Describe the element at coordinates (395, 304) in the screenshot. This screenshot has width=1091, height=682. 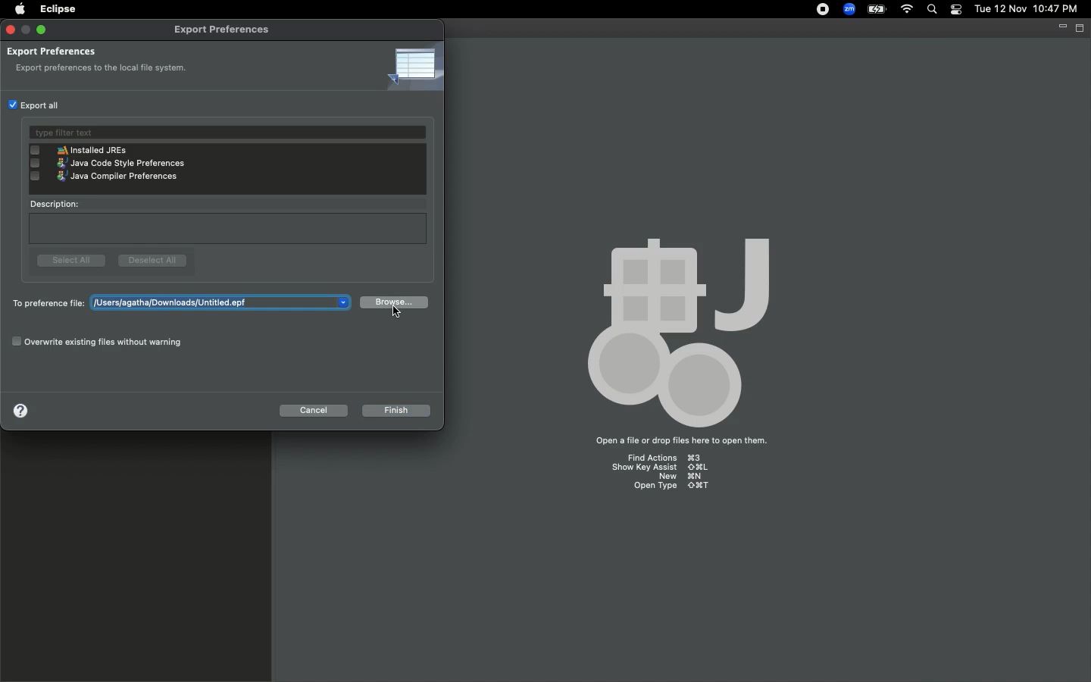
I see `Browse` at that location.